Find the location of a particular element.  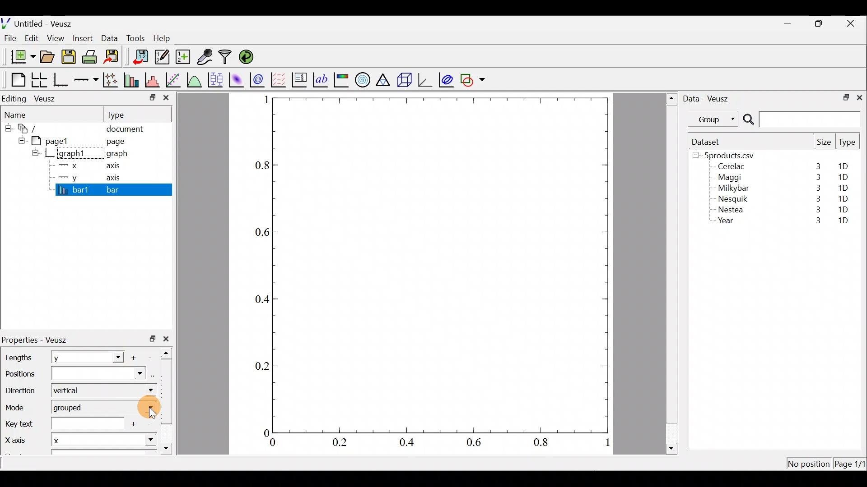

1D is located at coordinates (846, 166).